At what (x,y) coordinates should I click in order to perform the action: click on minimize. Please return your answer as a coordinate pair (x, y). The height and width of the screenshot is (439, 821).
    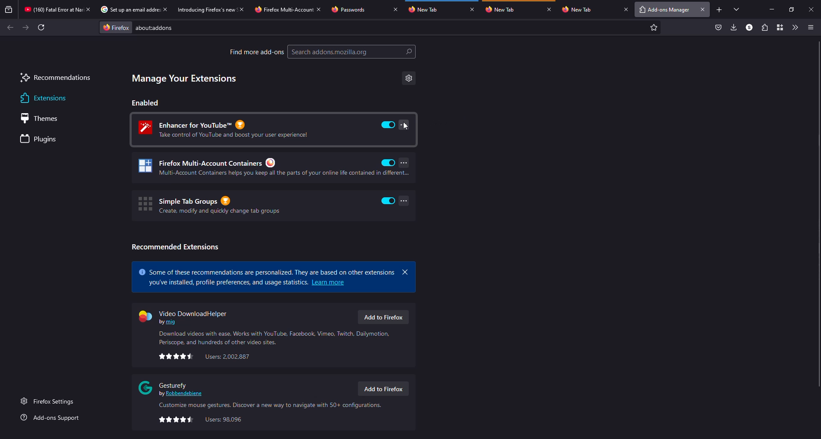
    Looking at the image, I should click on (772, 9).